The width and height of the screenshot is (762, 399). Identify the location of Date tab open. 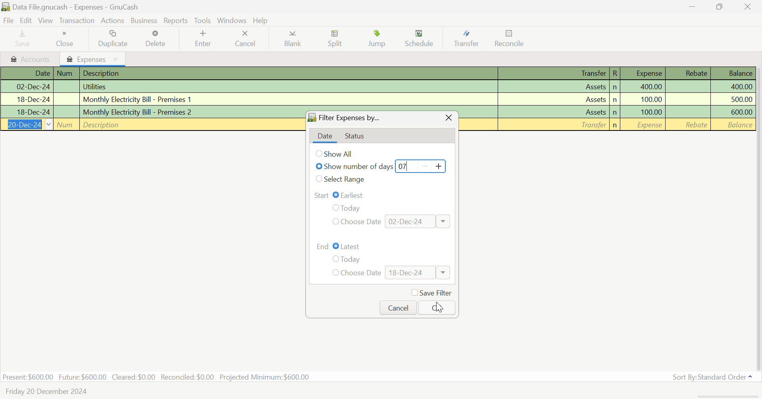
(325, 137).